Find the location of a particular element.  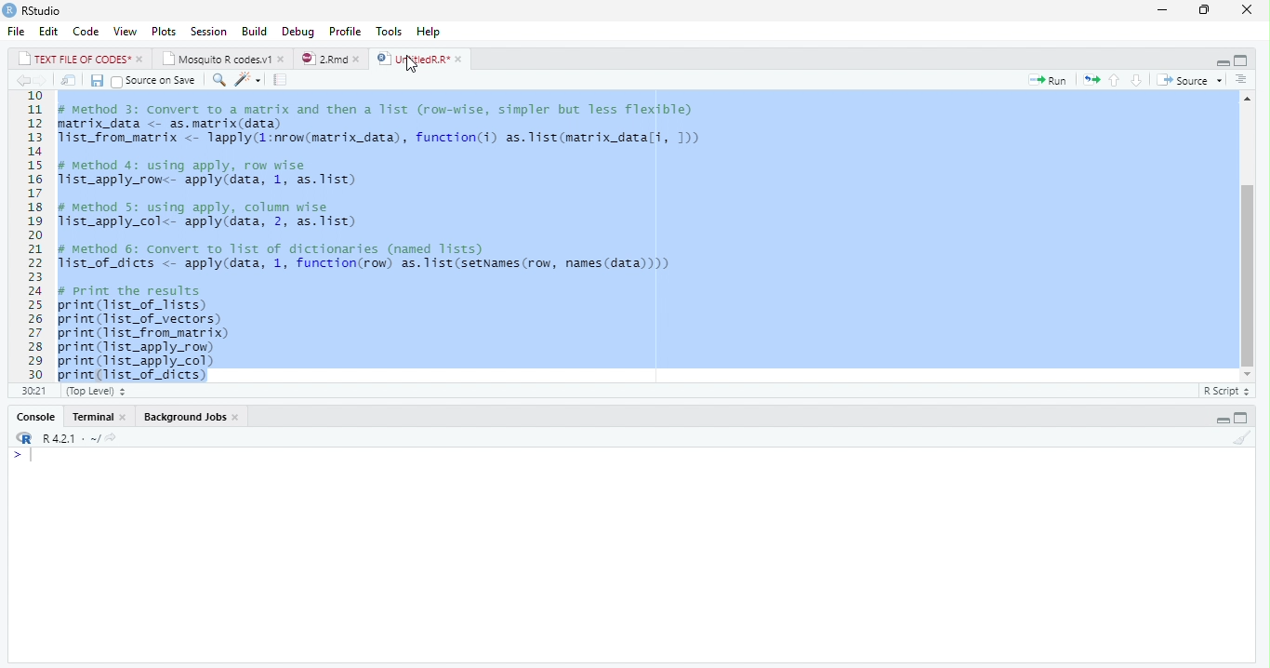

move down is located at coordinates (1248, 371).